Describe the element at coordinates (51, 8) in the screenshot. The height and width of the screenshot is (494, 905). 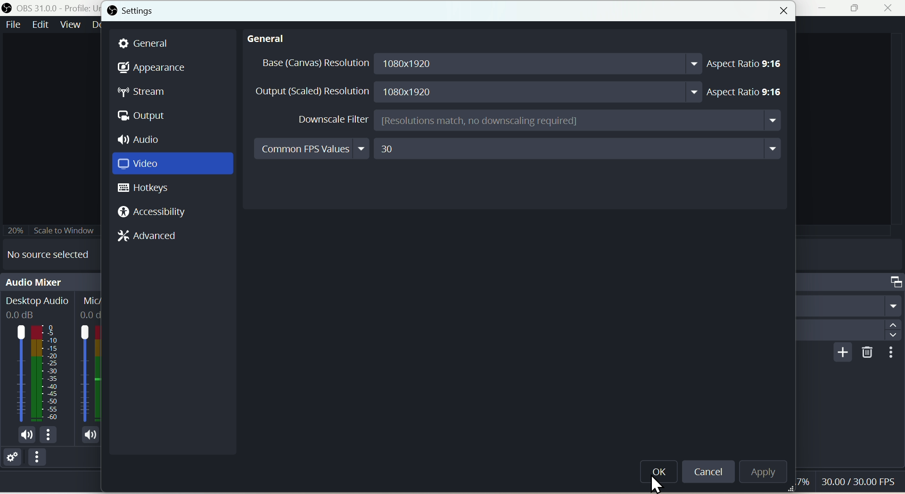
I see `OBS 31.0 .0 profile untitled scenes new scenes` at that location.